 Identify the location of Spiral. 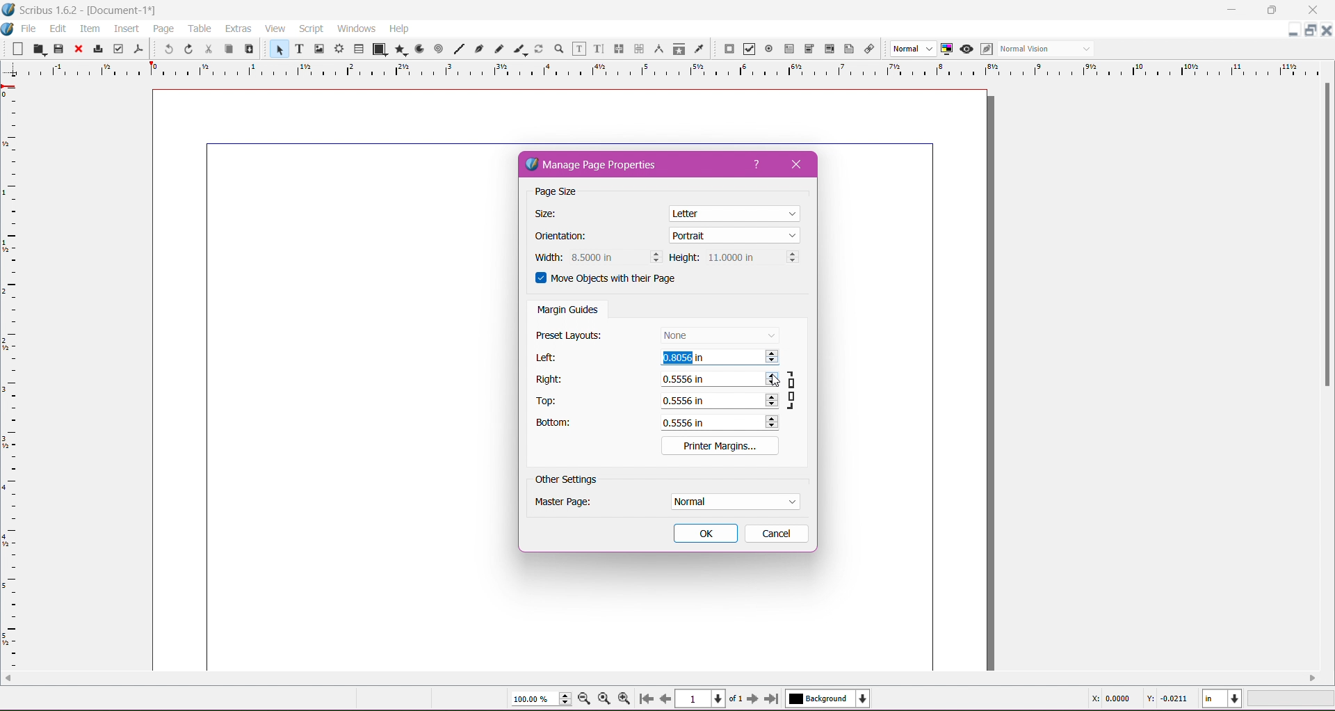
(438, 49).